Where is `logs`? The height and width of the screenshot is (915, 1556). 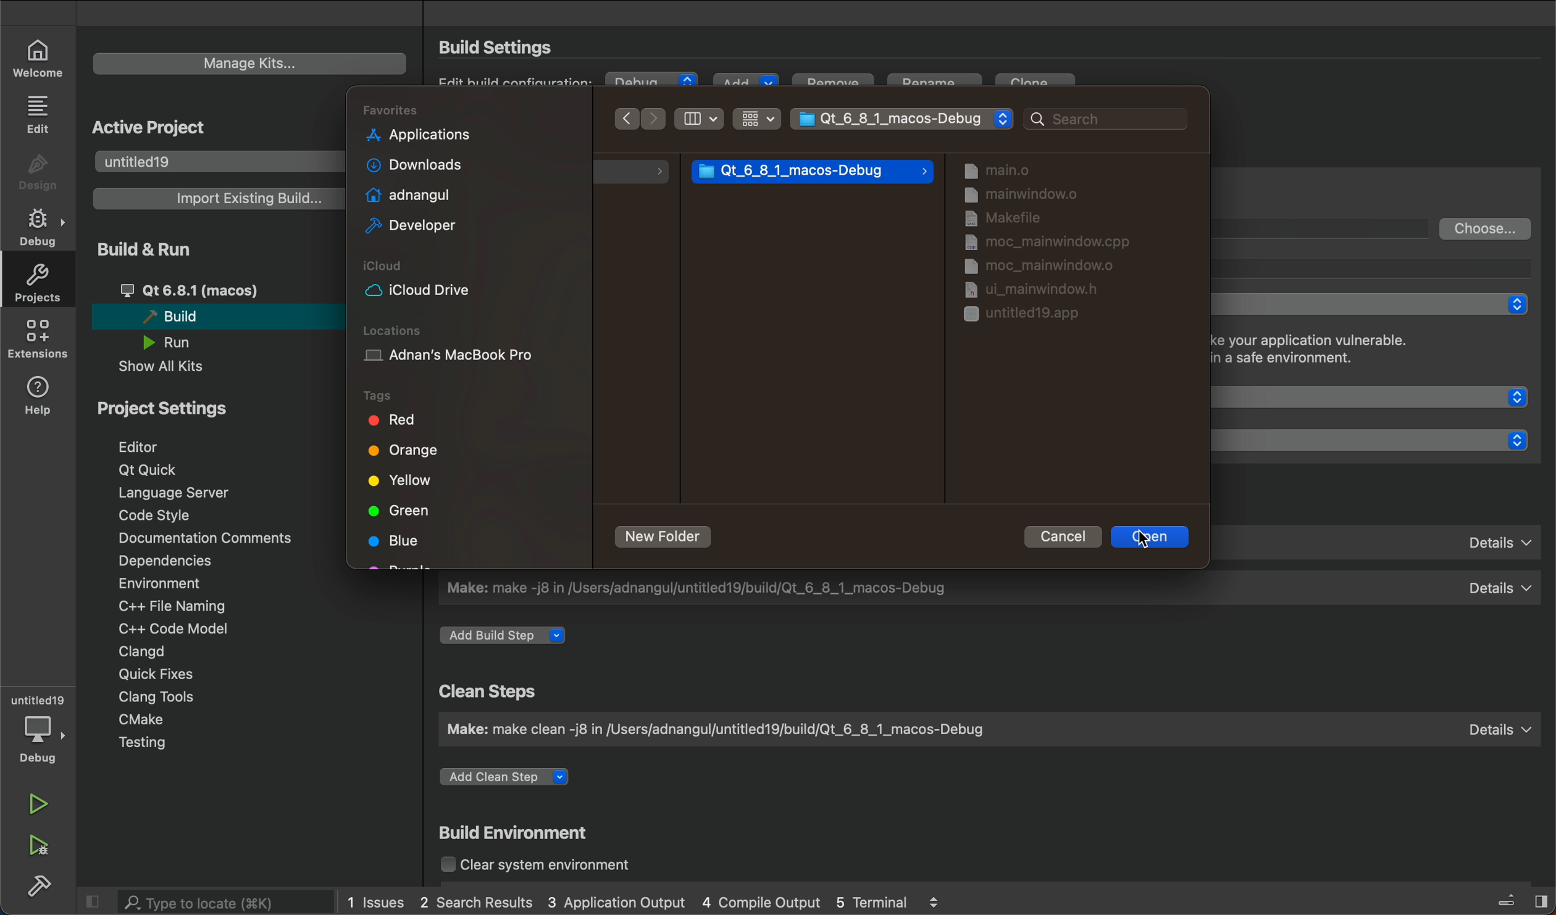 logs is located at coordinates (644, 903).